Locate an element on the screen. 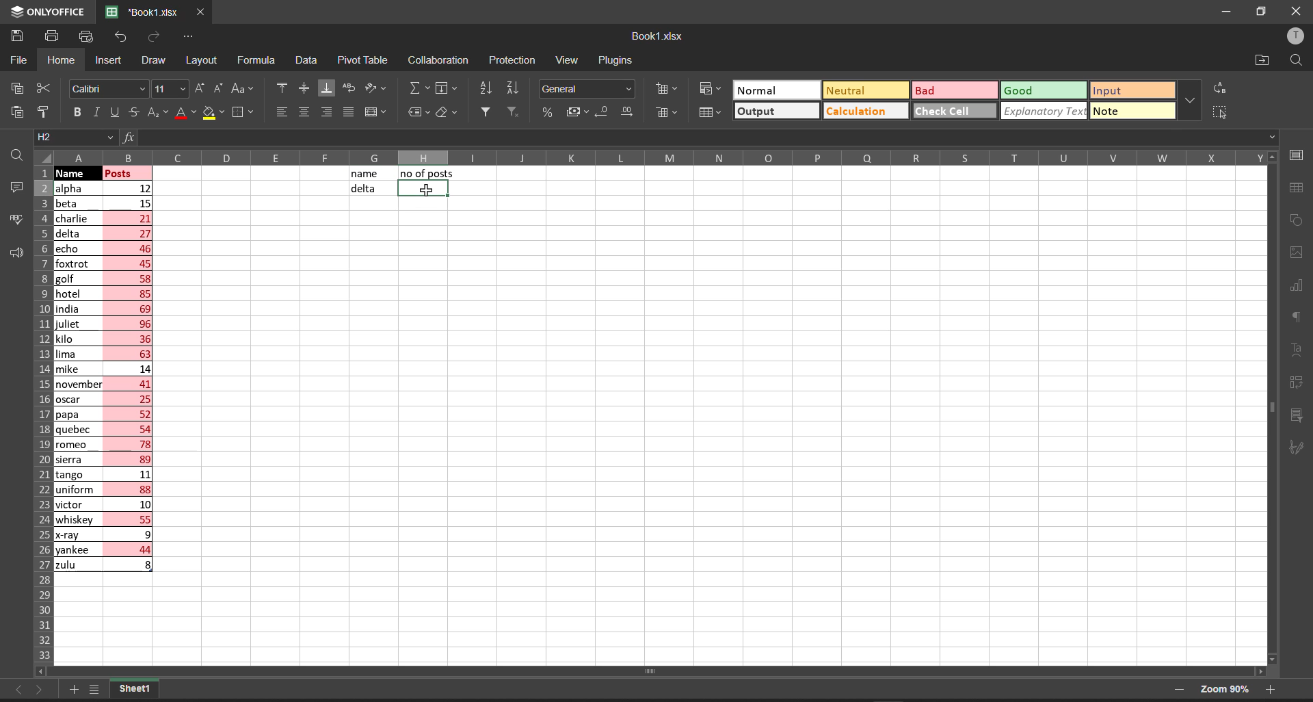 The width and height of the screenshot is (1313, 702). list of sheets is located at coordinates (98, 690).